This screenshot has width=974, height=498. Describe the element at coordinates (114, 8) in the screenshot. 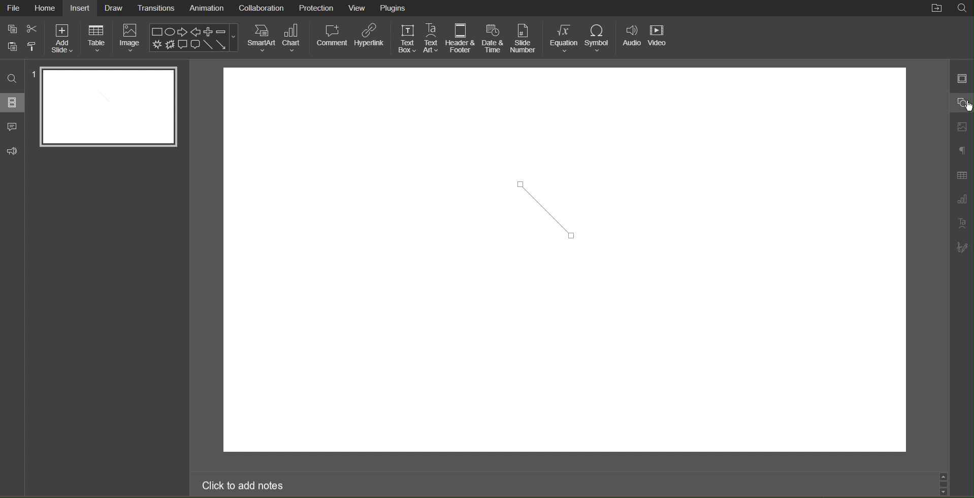

I see `Draw` at that location.